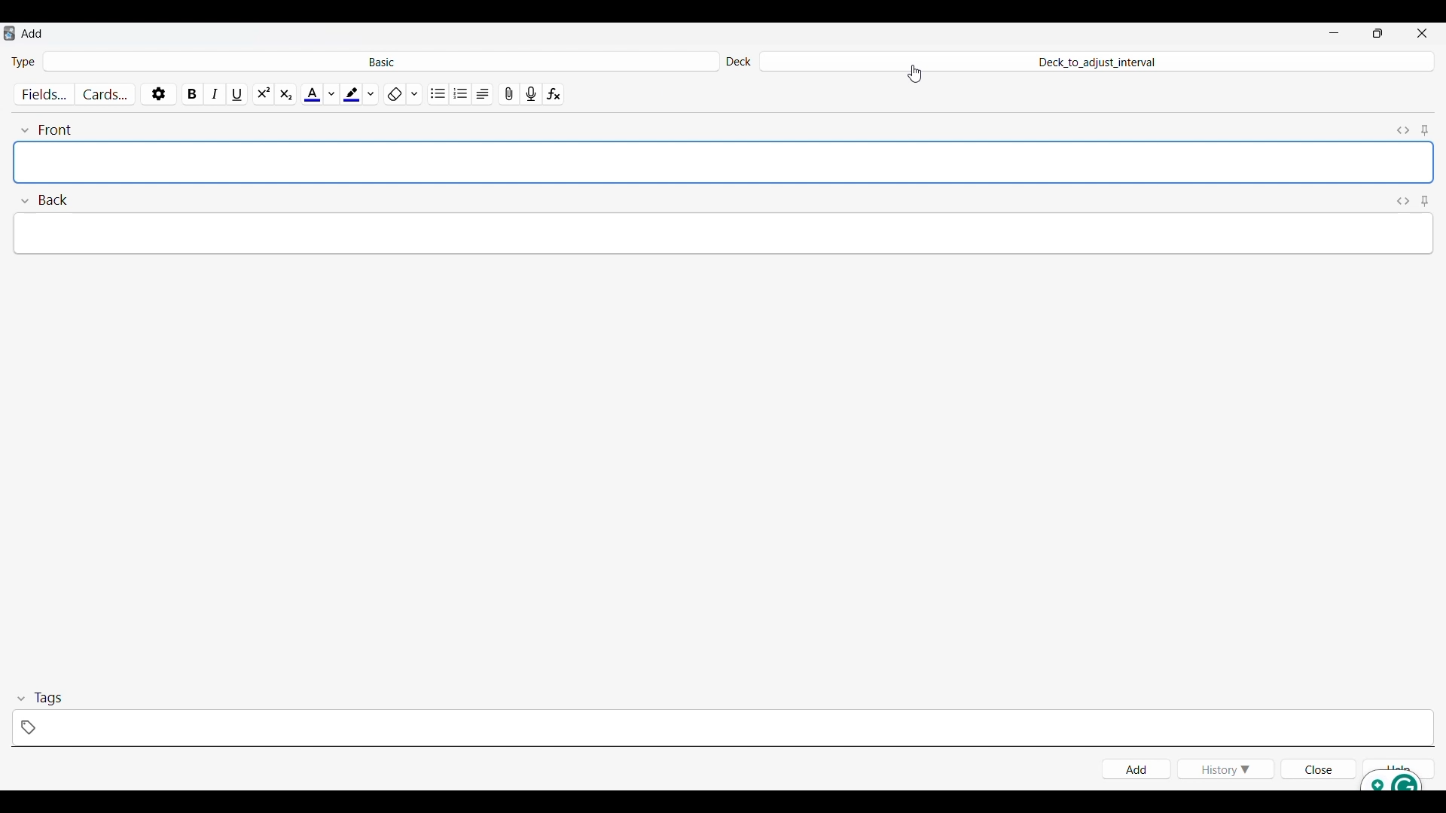 This screenshot has height=813, width=1446. I want to click on Collapse tags, so click(40, 699).